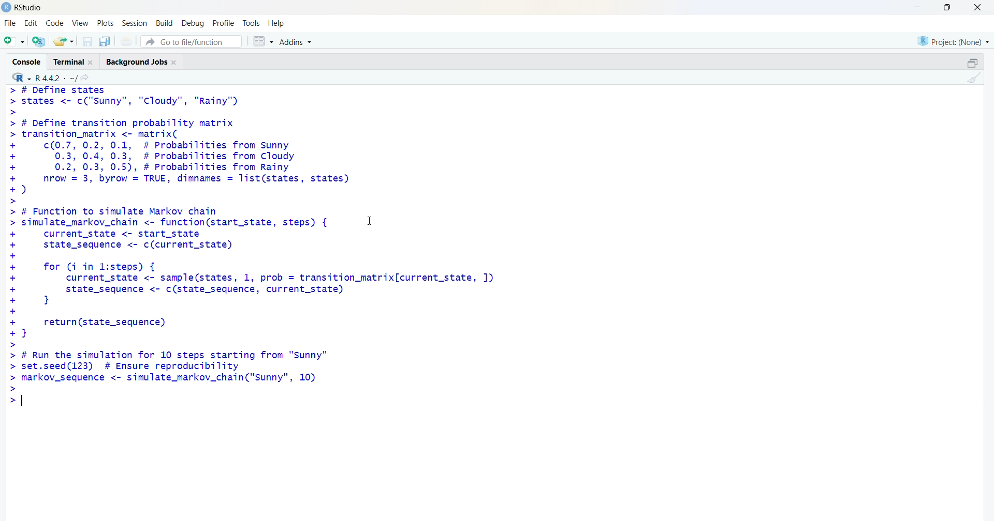 The width and height of the screenshot is (994, 521). I want to click on minimize, so click(915, 7).